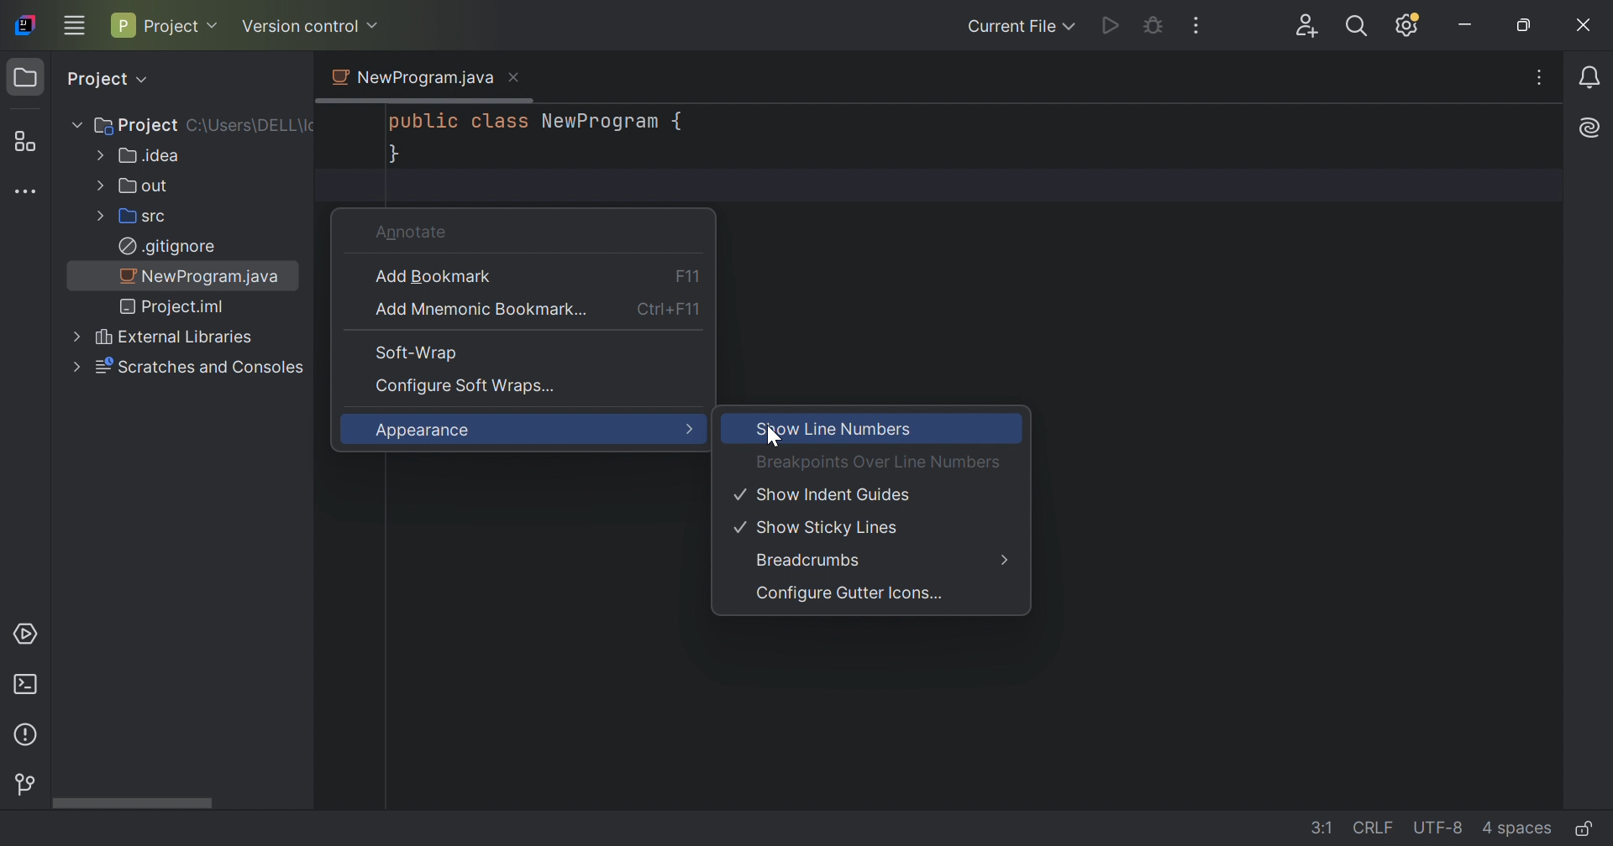 The width and height of the screenshot is (1613, 846). Describe the element at coordinates (1466, 26) in the screenshot. I see `Minimize` at that location.